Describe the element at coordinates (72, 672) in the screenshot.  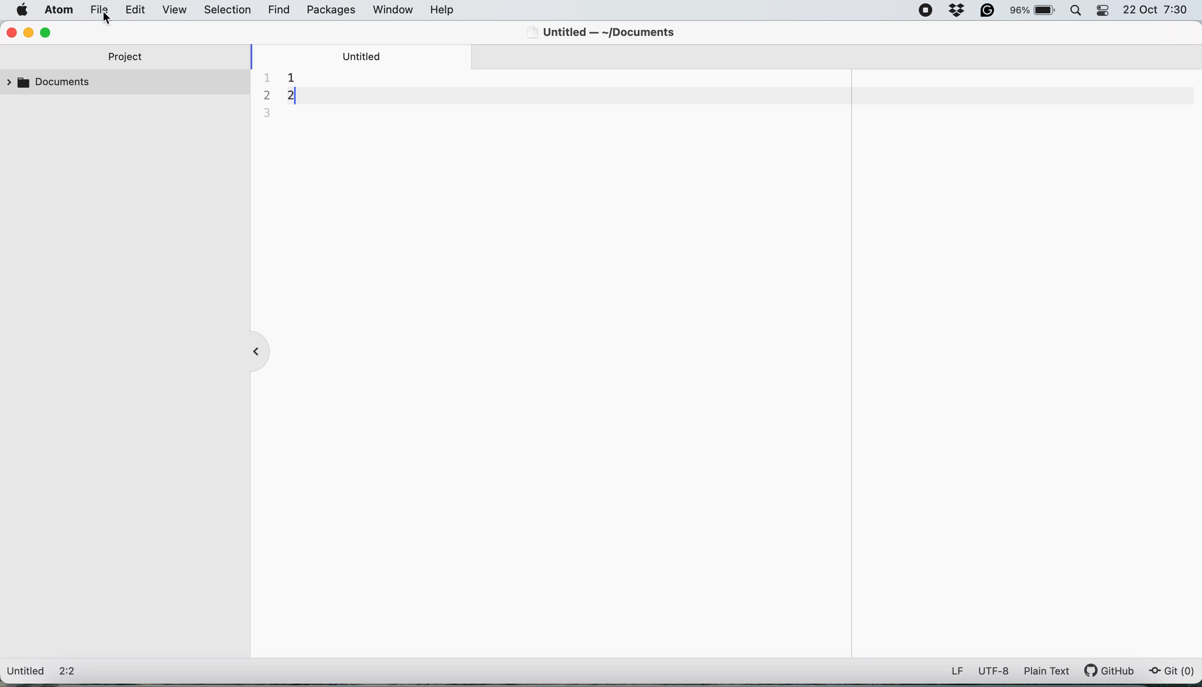
I see `2:2` at that location.